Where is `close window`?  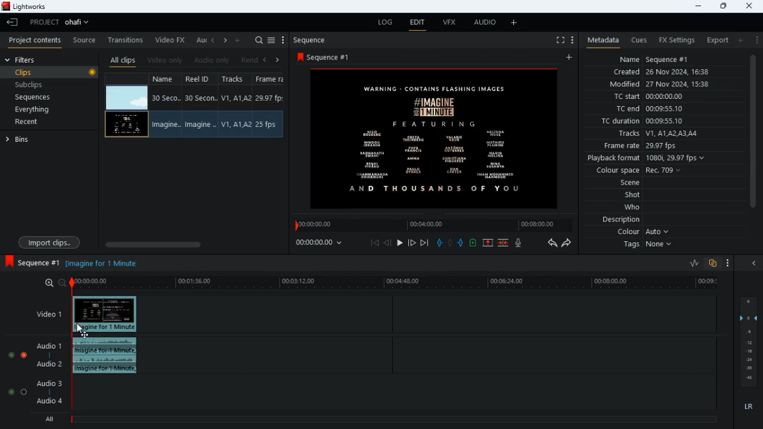 close window is located at coordinates (750, 7).